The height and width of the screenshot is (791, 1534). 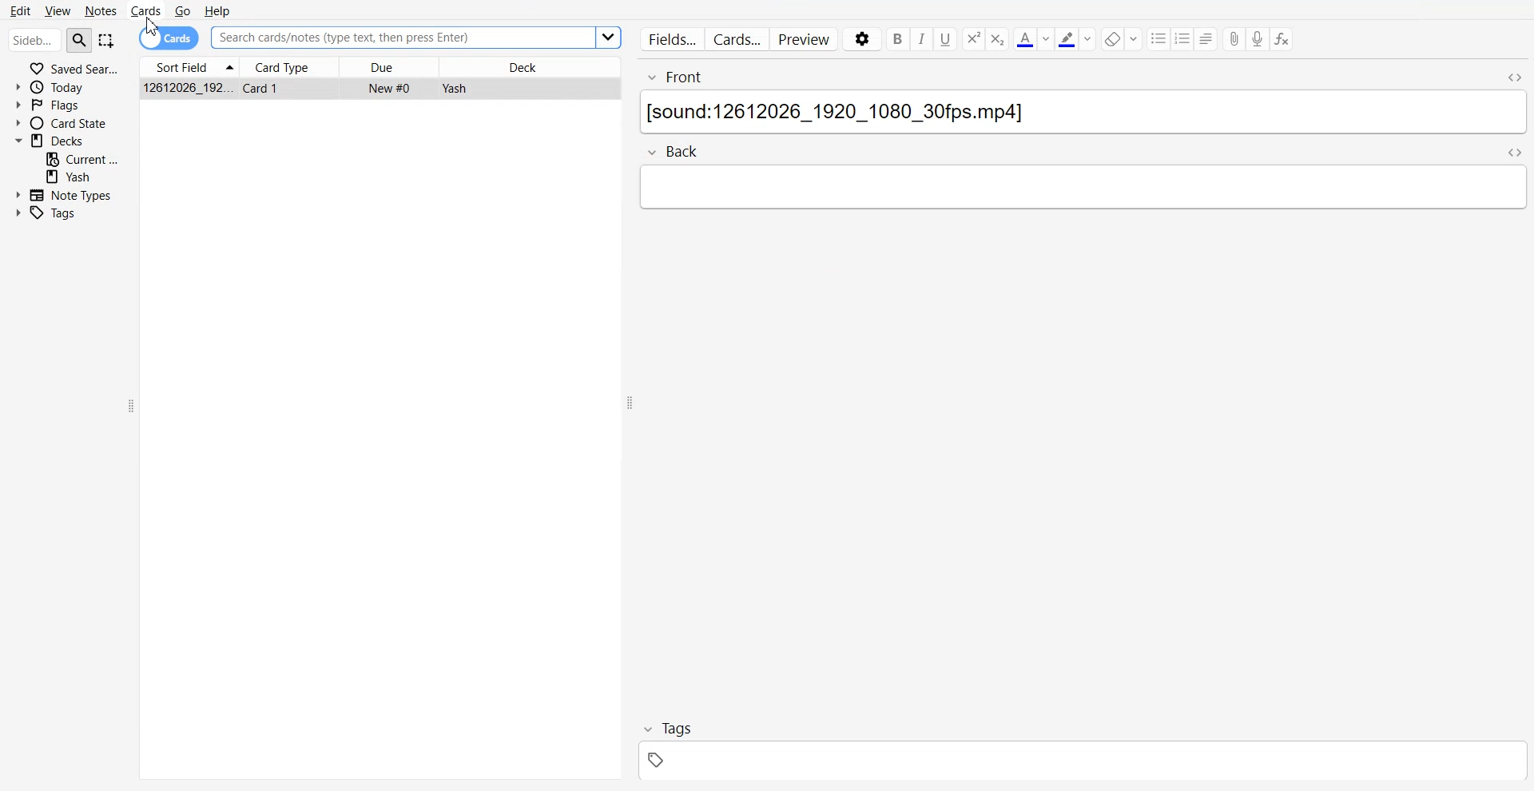 I want to click on Notes, so click(x=101, y=10).